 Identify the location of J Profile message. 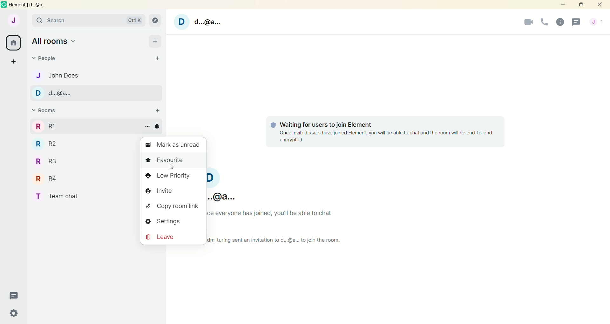
(598, 23).